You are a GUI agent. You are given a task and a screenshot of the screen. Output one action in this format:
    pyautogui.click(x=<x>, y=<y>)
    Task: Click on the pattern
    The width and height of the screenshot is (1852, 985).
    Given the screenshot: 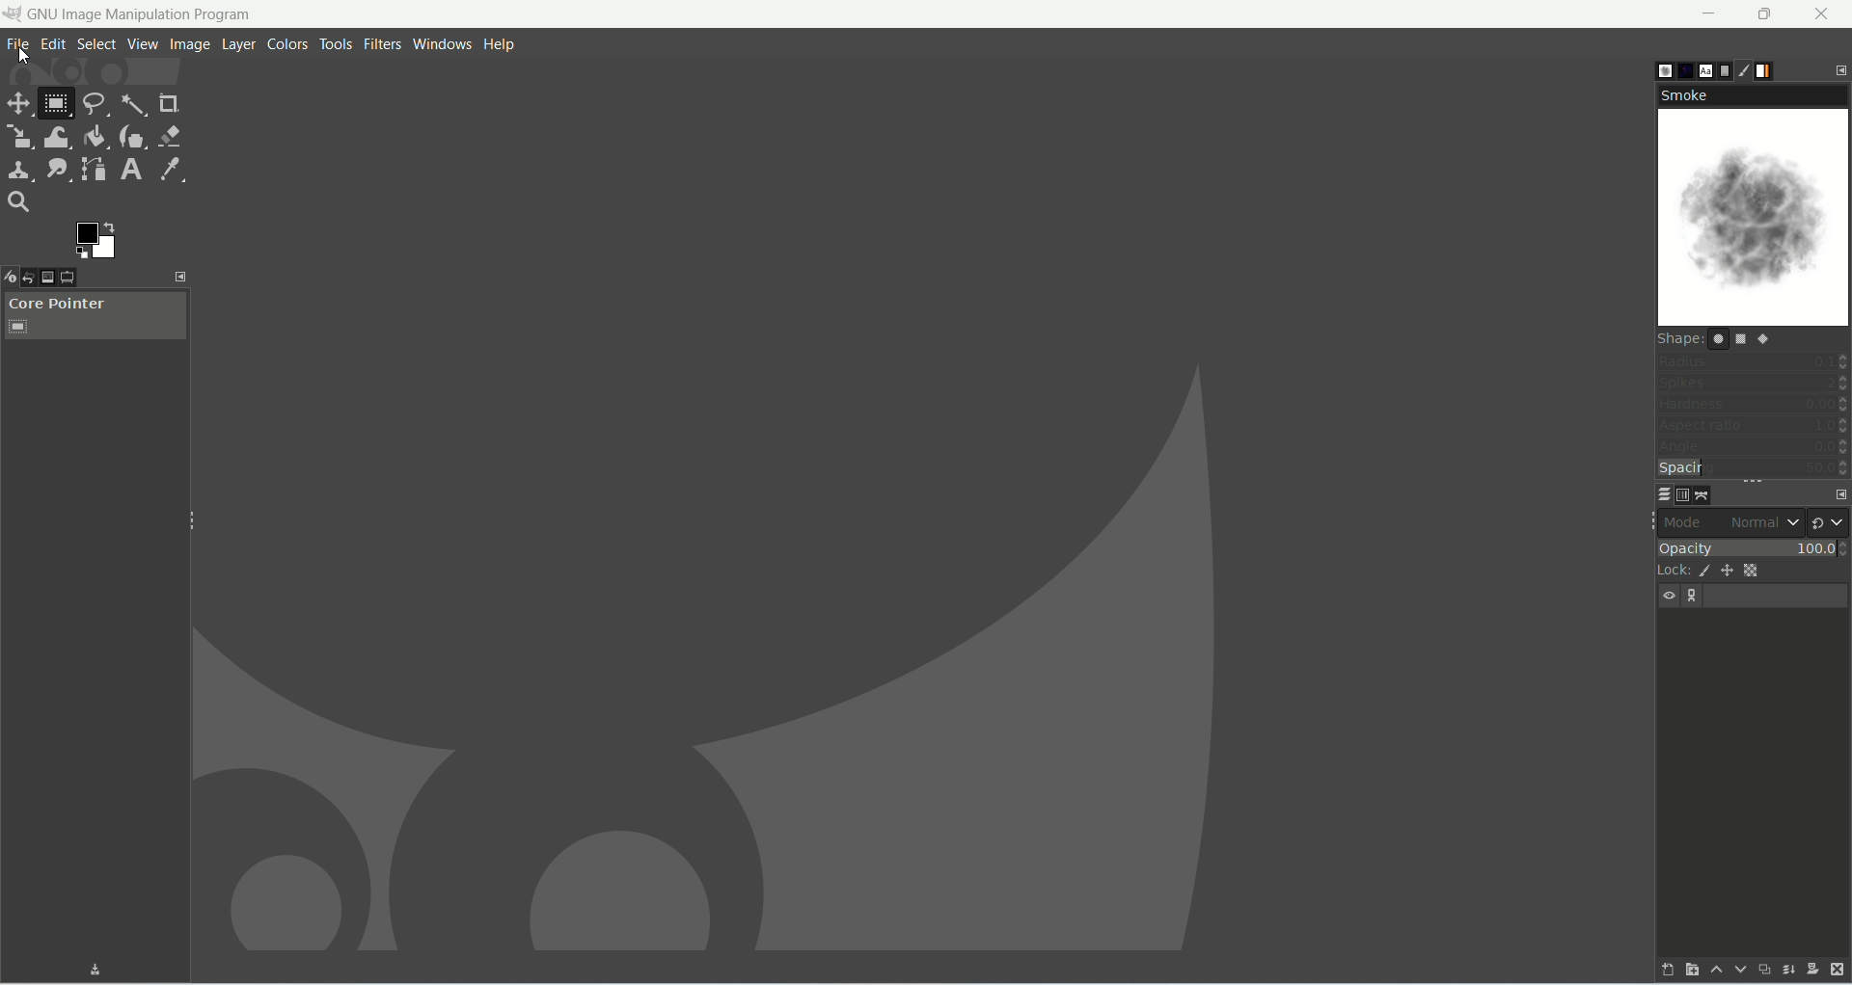 What is the action you would take?
    pyautogui.click(x=1683, y=70)
    